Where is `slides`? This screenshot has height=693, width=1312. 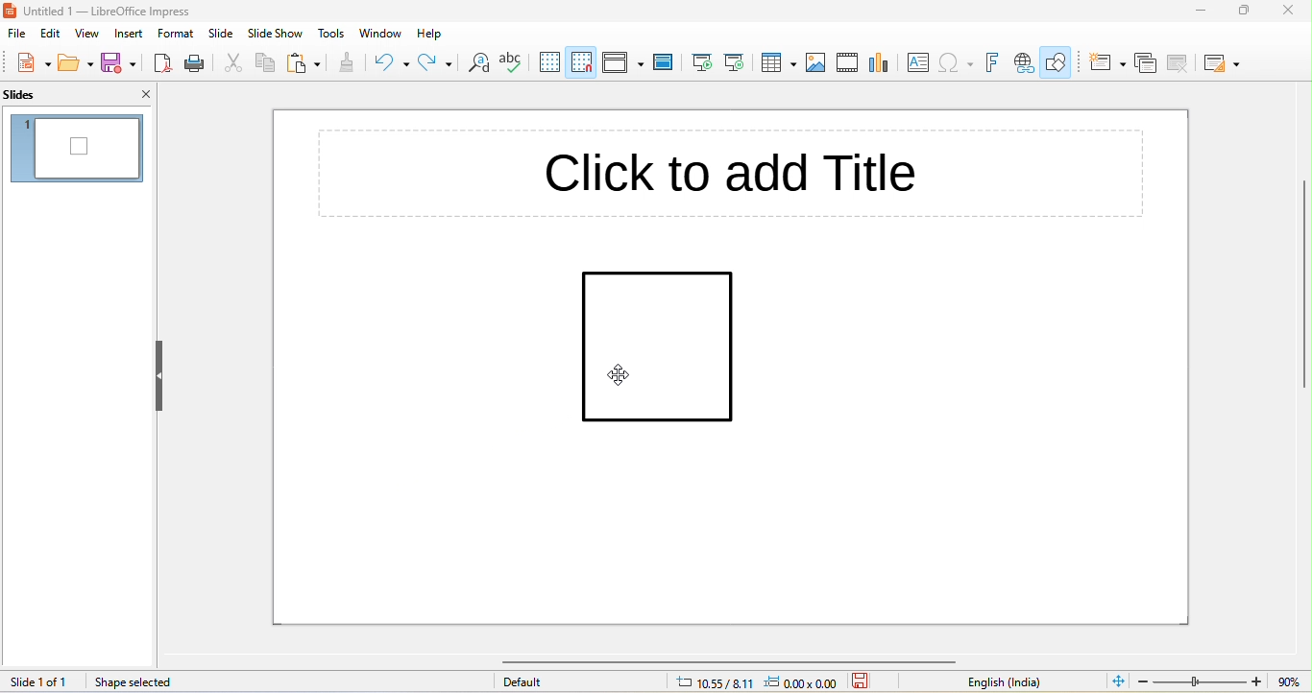
slides is located at coordinates (48, 93).